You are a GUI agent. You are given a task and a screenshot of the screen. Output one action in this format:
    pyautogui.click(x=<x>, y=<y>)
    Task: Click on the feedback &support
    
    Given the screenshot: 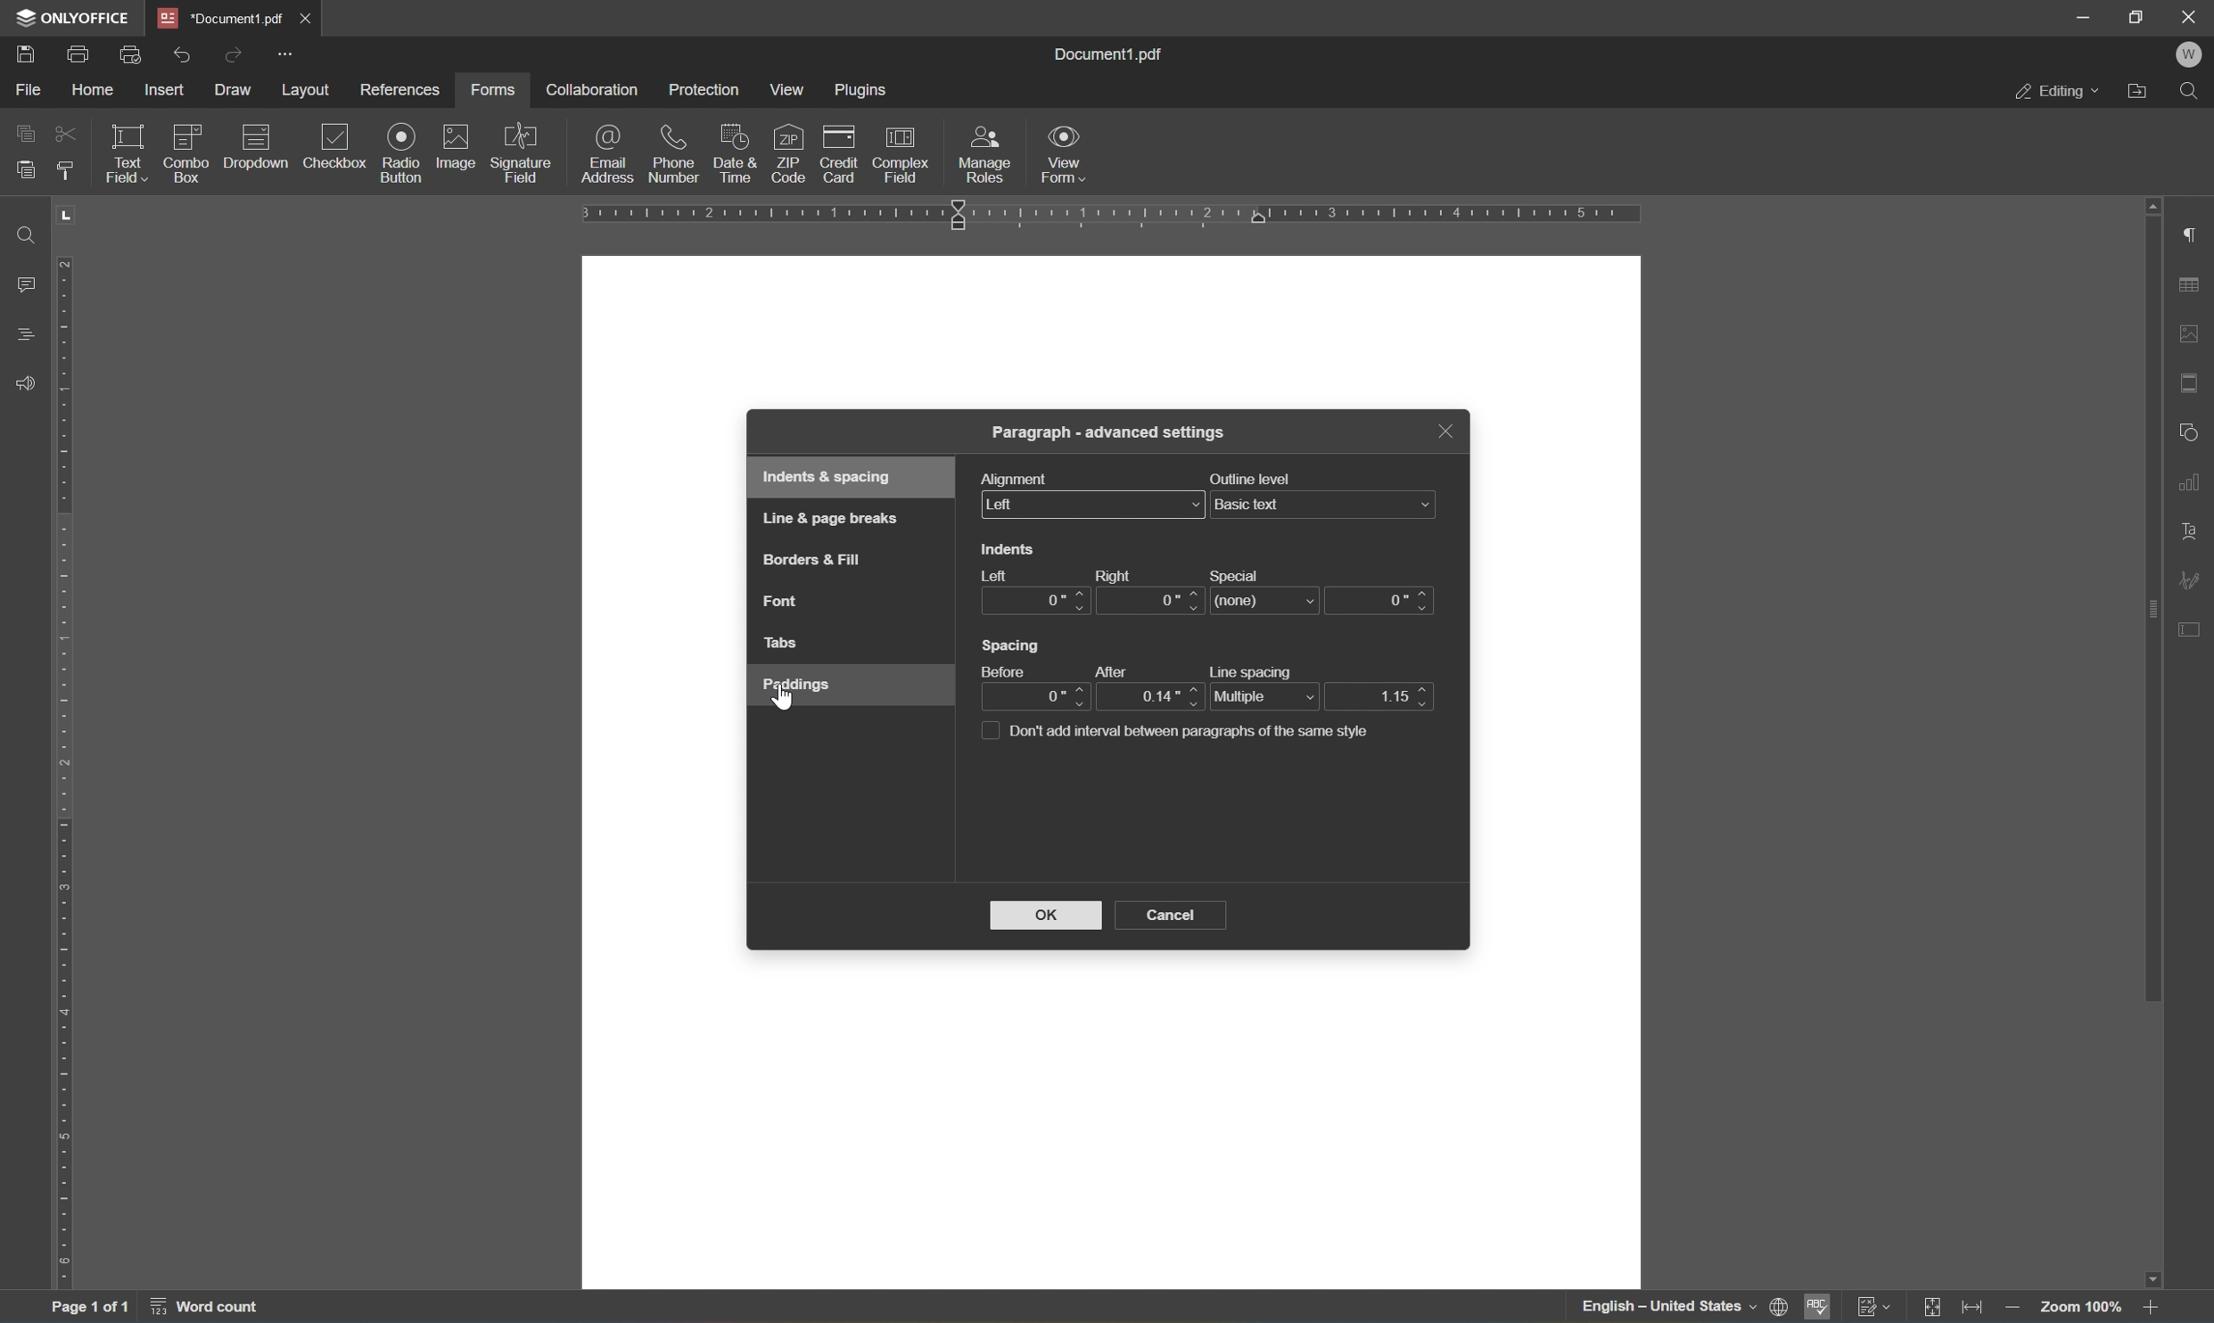 What is the action you would take?
    pyautogui.click(x=27, y=382)
    